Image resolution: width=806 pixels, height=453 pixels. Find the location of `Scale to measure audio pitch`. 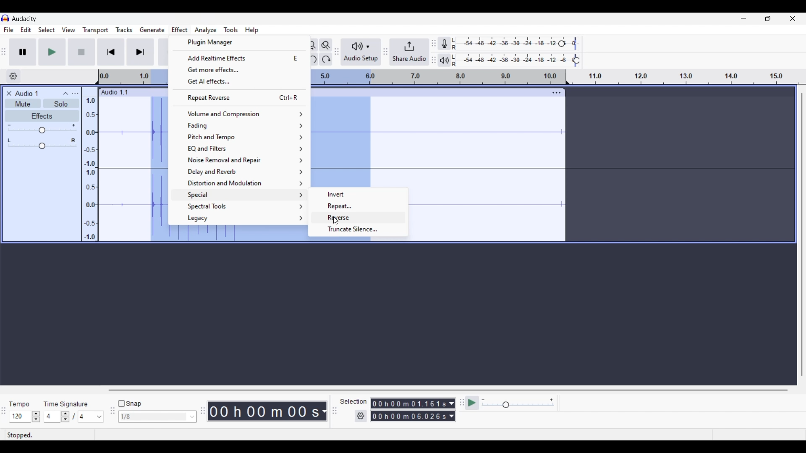

Scale to measure audio pitch is located at coordinates (90, 164).